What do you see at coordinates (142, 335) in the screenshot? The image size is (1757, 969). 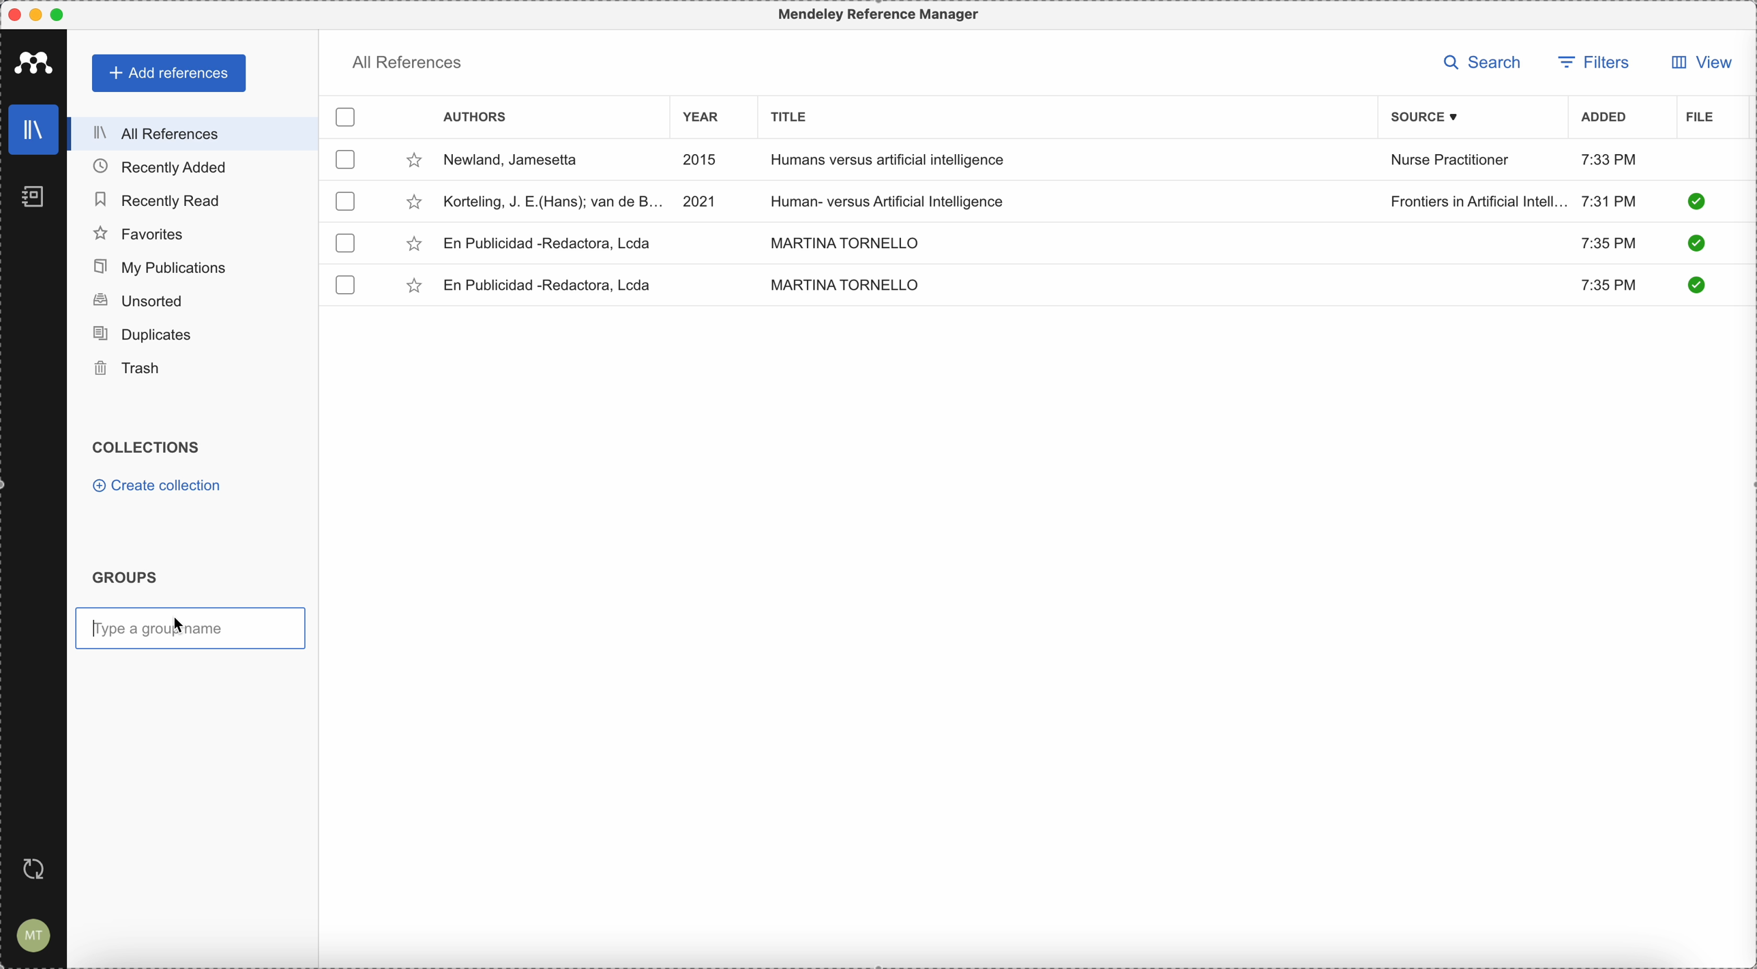 I see `duplicates` at bounding box center [142, 335].